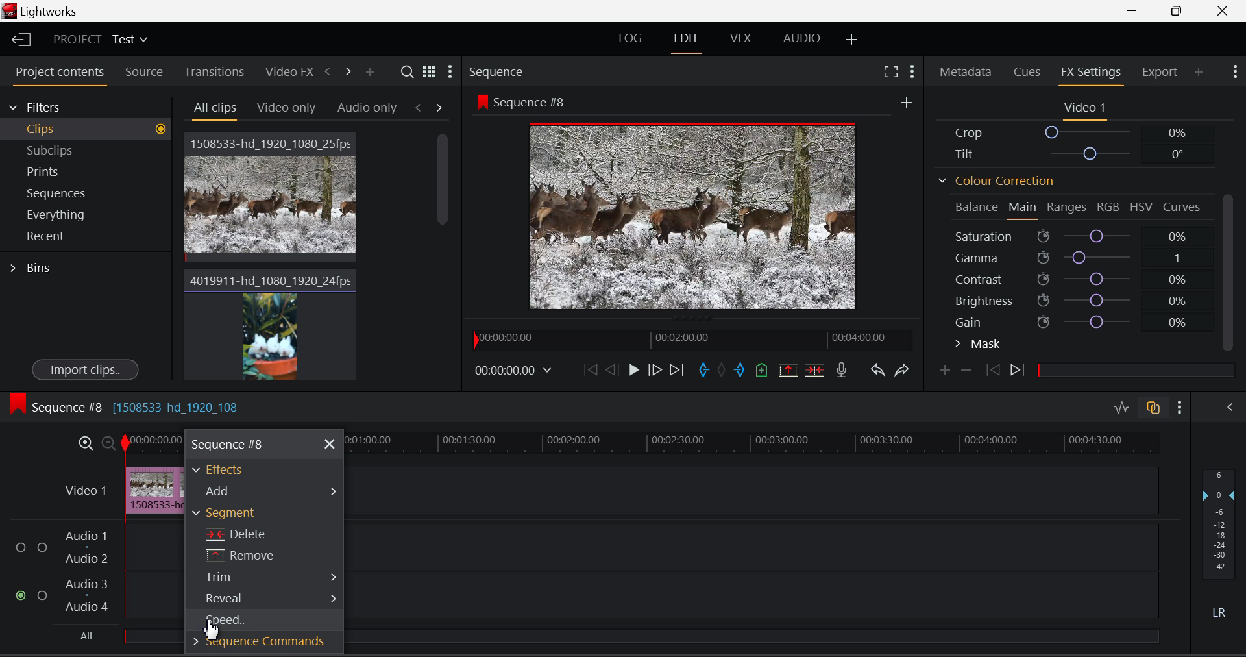 Image resolution: width=1246 pixels, height=657 pixels. Describe the element at coordinates (1217, 612) in the screenshot. I see `Left Round Sound Button` at that location.